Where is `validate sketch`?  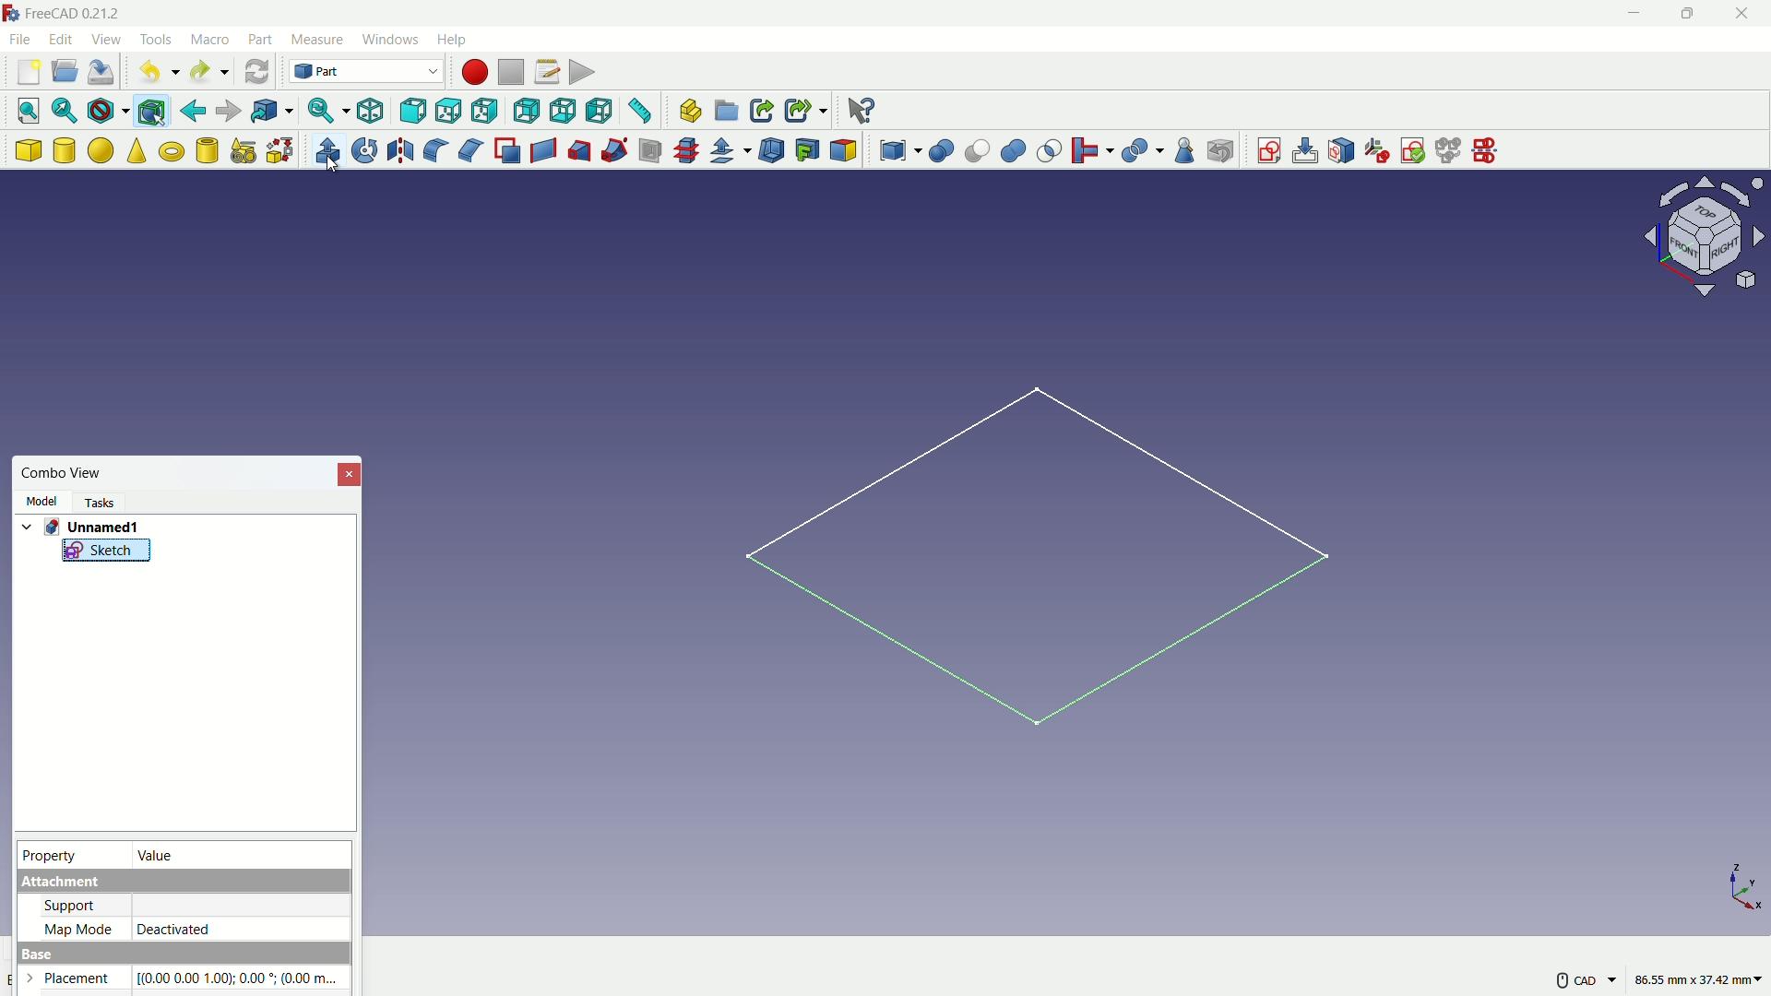 validate sketch is located at coordinates (1413, 151).